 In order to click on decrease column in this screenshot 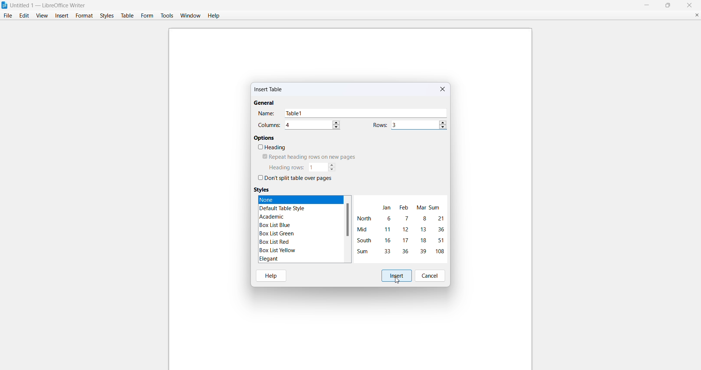, I will do `click(337, 127)`.